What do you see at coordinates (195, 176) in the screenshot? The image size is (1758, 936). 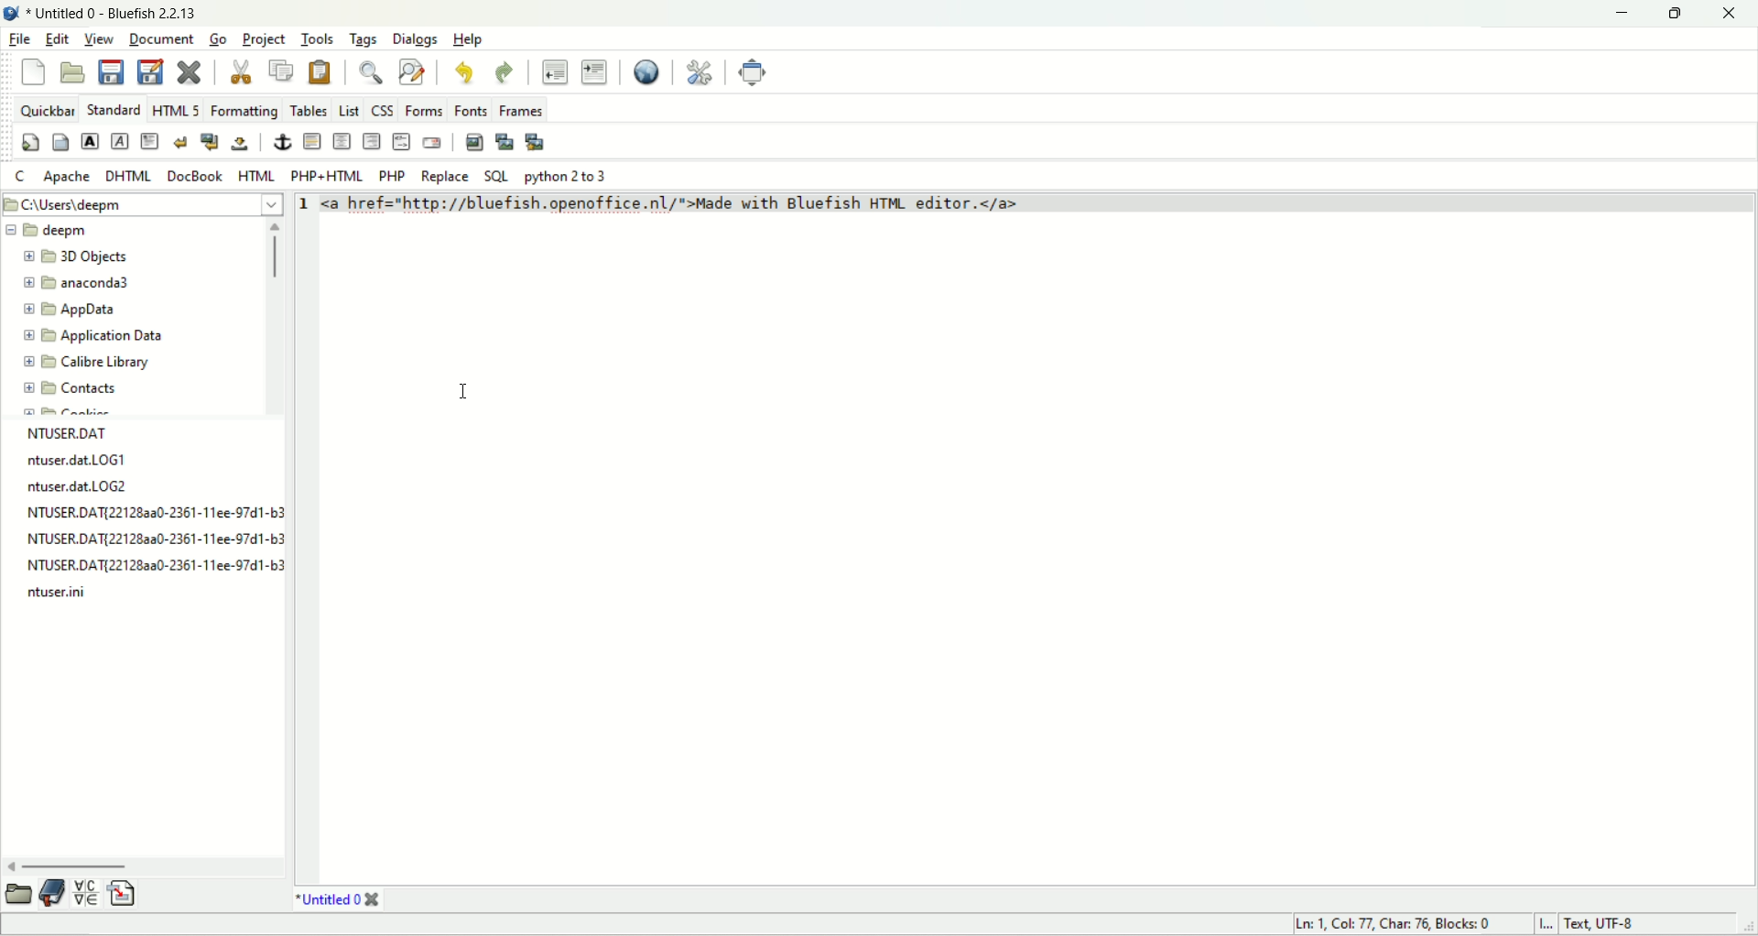 I see `Docbook` at bounding box center [195, 176].